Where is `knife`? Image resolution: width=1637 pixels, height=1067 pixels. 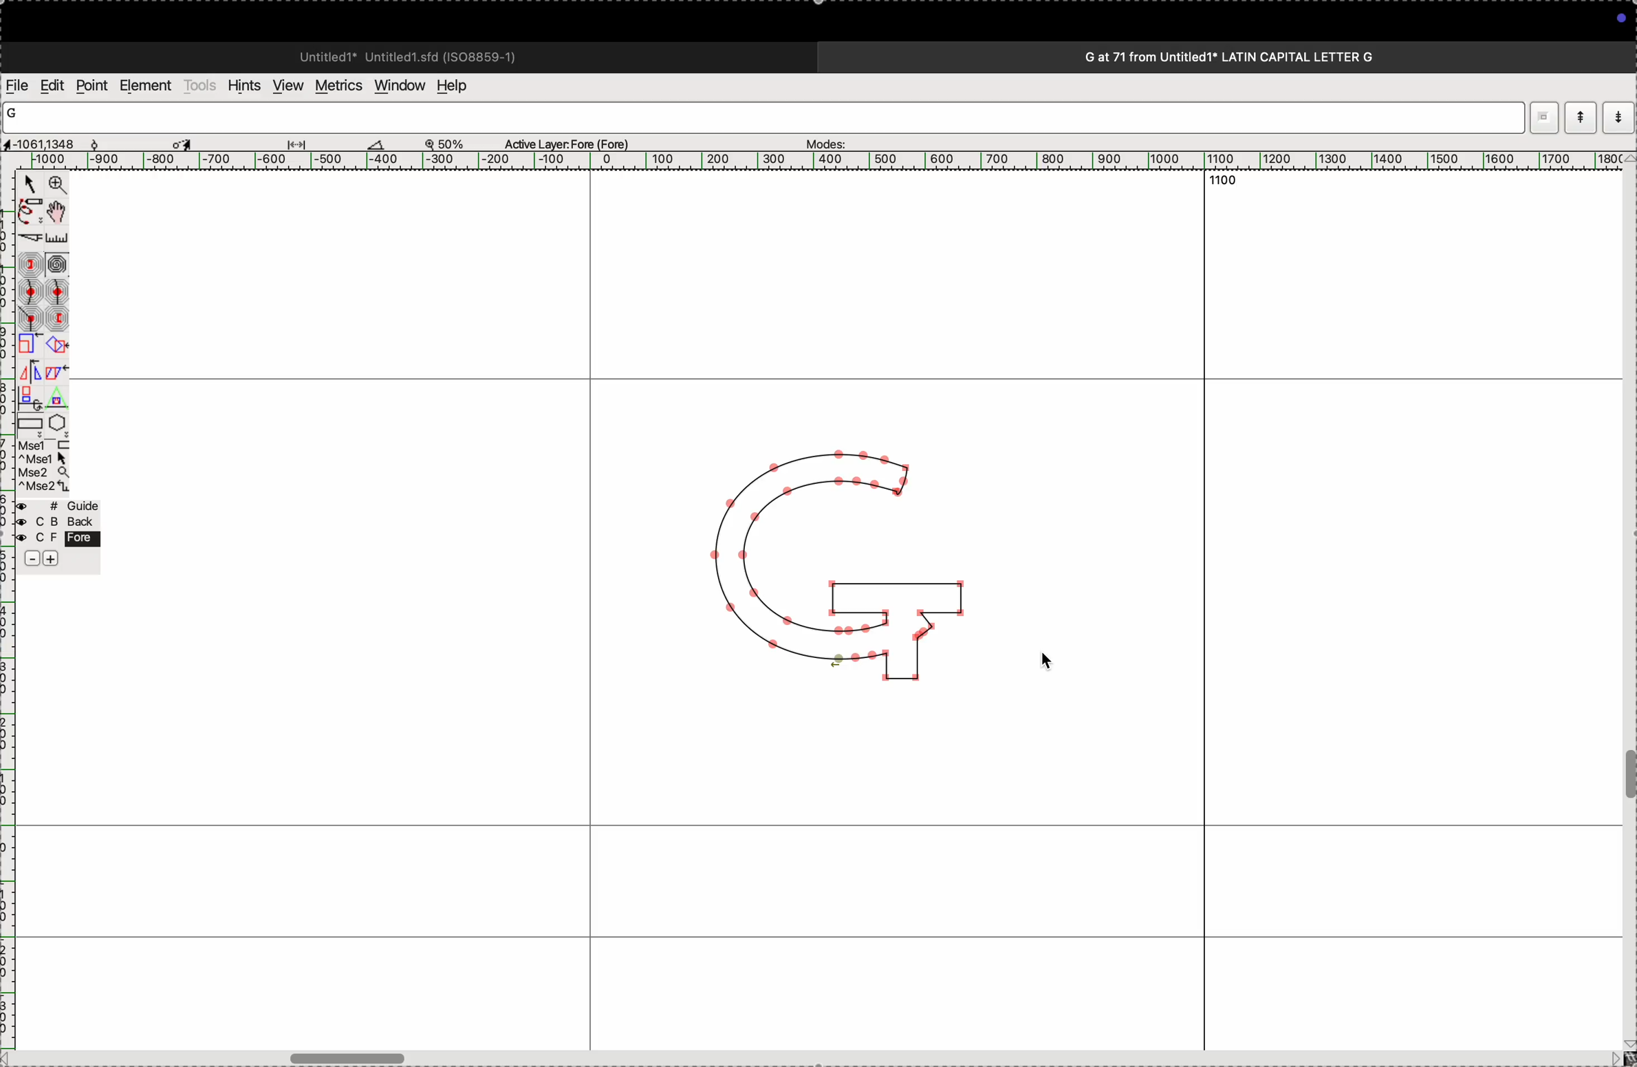
knife is located at coordinates (29, 239).